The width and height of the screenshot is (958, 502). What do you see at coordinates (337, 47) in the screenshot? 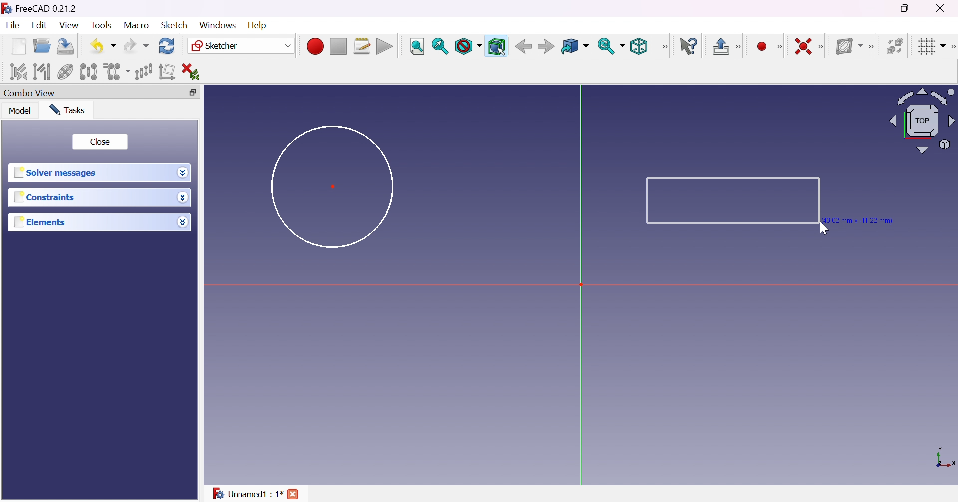
I see `Stop macro recording` at bounding box center [337, 47].